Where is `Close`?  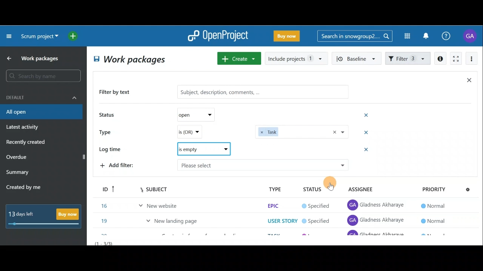
Close is located at coordinates (469, 82).